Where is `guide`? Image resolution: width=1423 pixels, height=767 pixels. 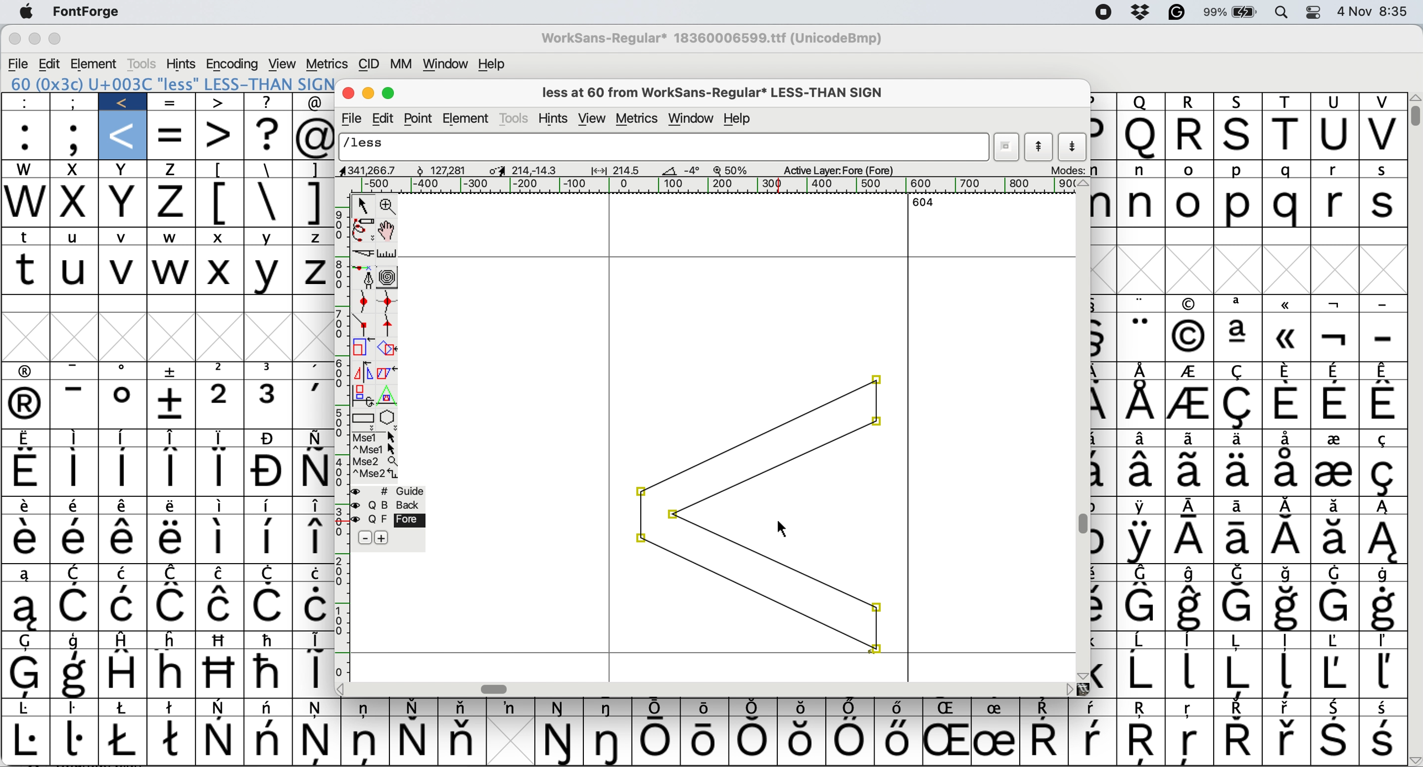 guide is located at coordinates (397, 490).